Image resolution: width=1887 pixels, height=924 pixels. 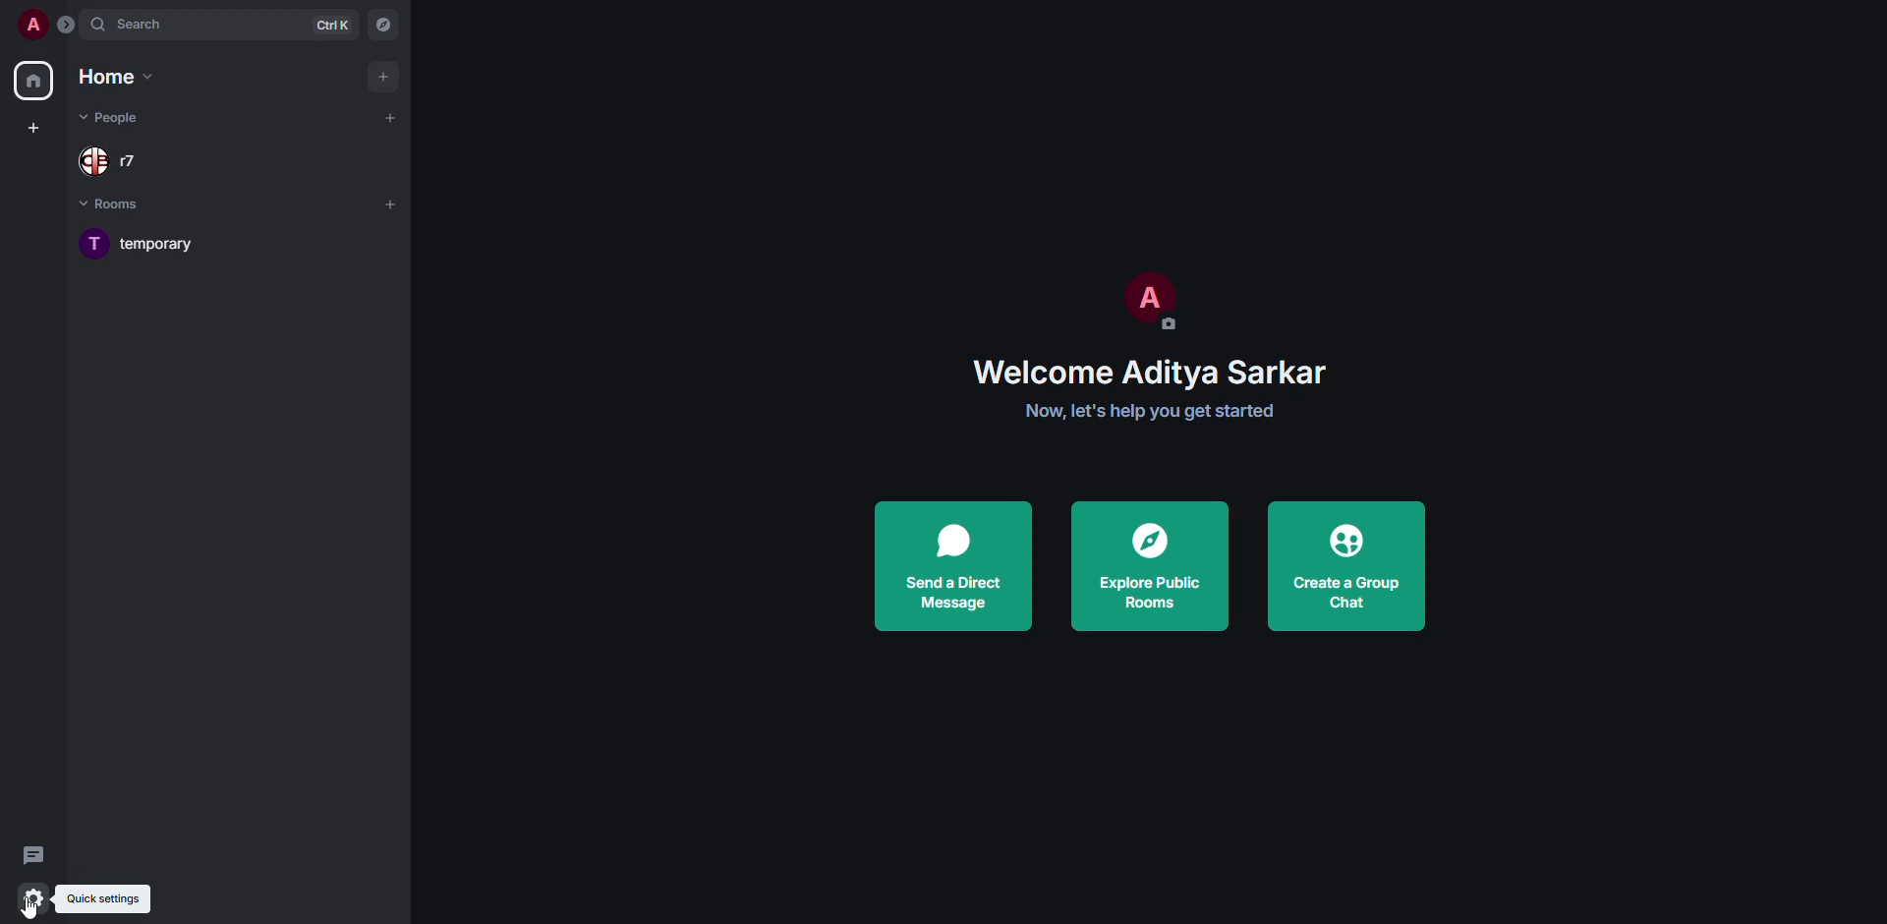 What do you see at coordinates (33, 23) in the screenshot?
I see `a` at bounding box center [33, 23].